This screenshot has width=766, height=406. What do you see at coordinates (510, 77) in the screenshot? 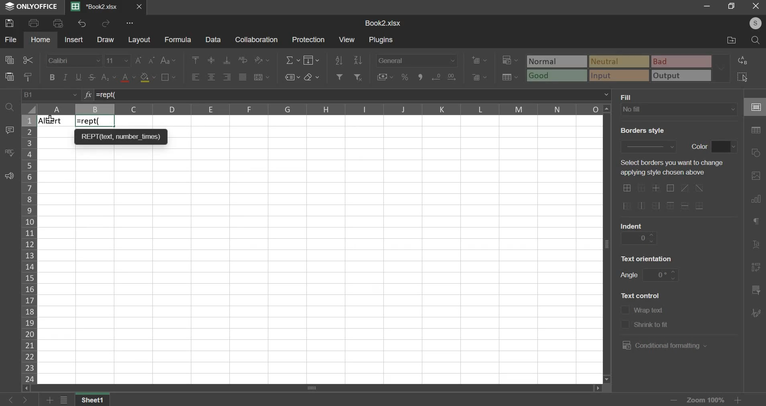
I see `save as table` at bounding box center [510, 77].